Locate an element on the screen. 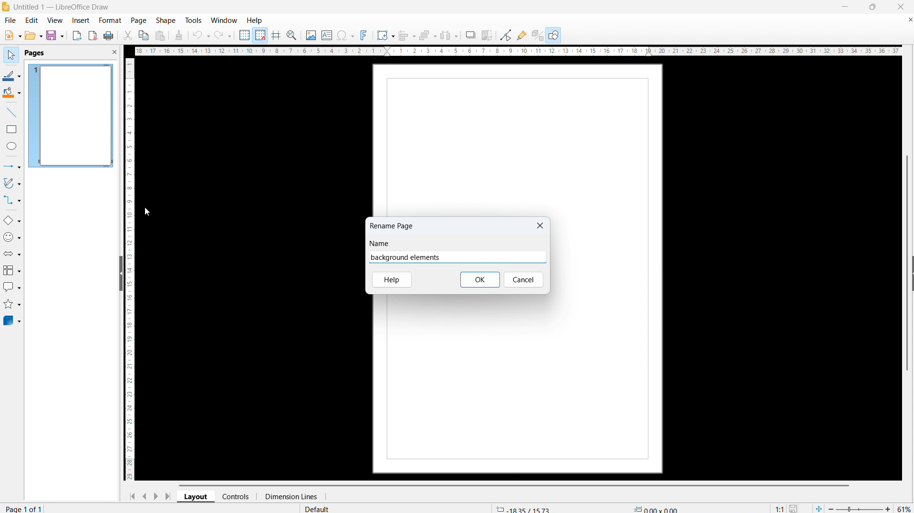  window is located at coordinates (224, 20).